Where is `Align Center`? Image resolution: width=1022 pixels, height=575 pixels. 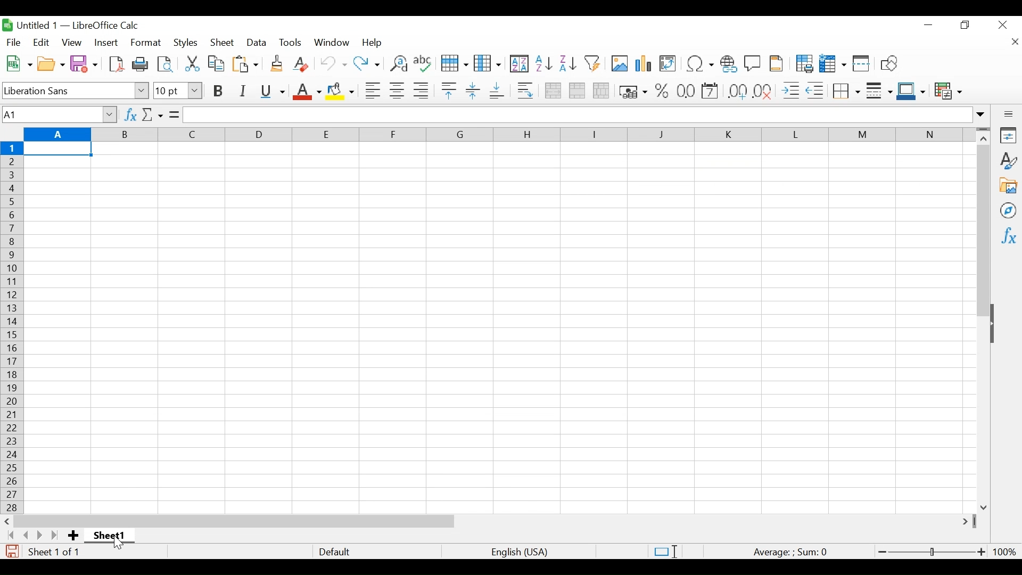 Align Center is located at coordinates (397, 91).